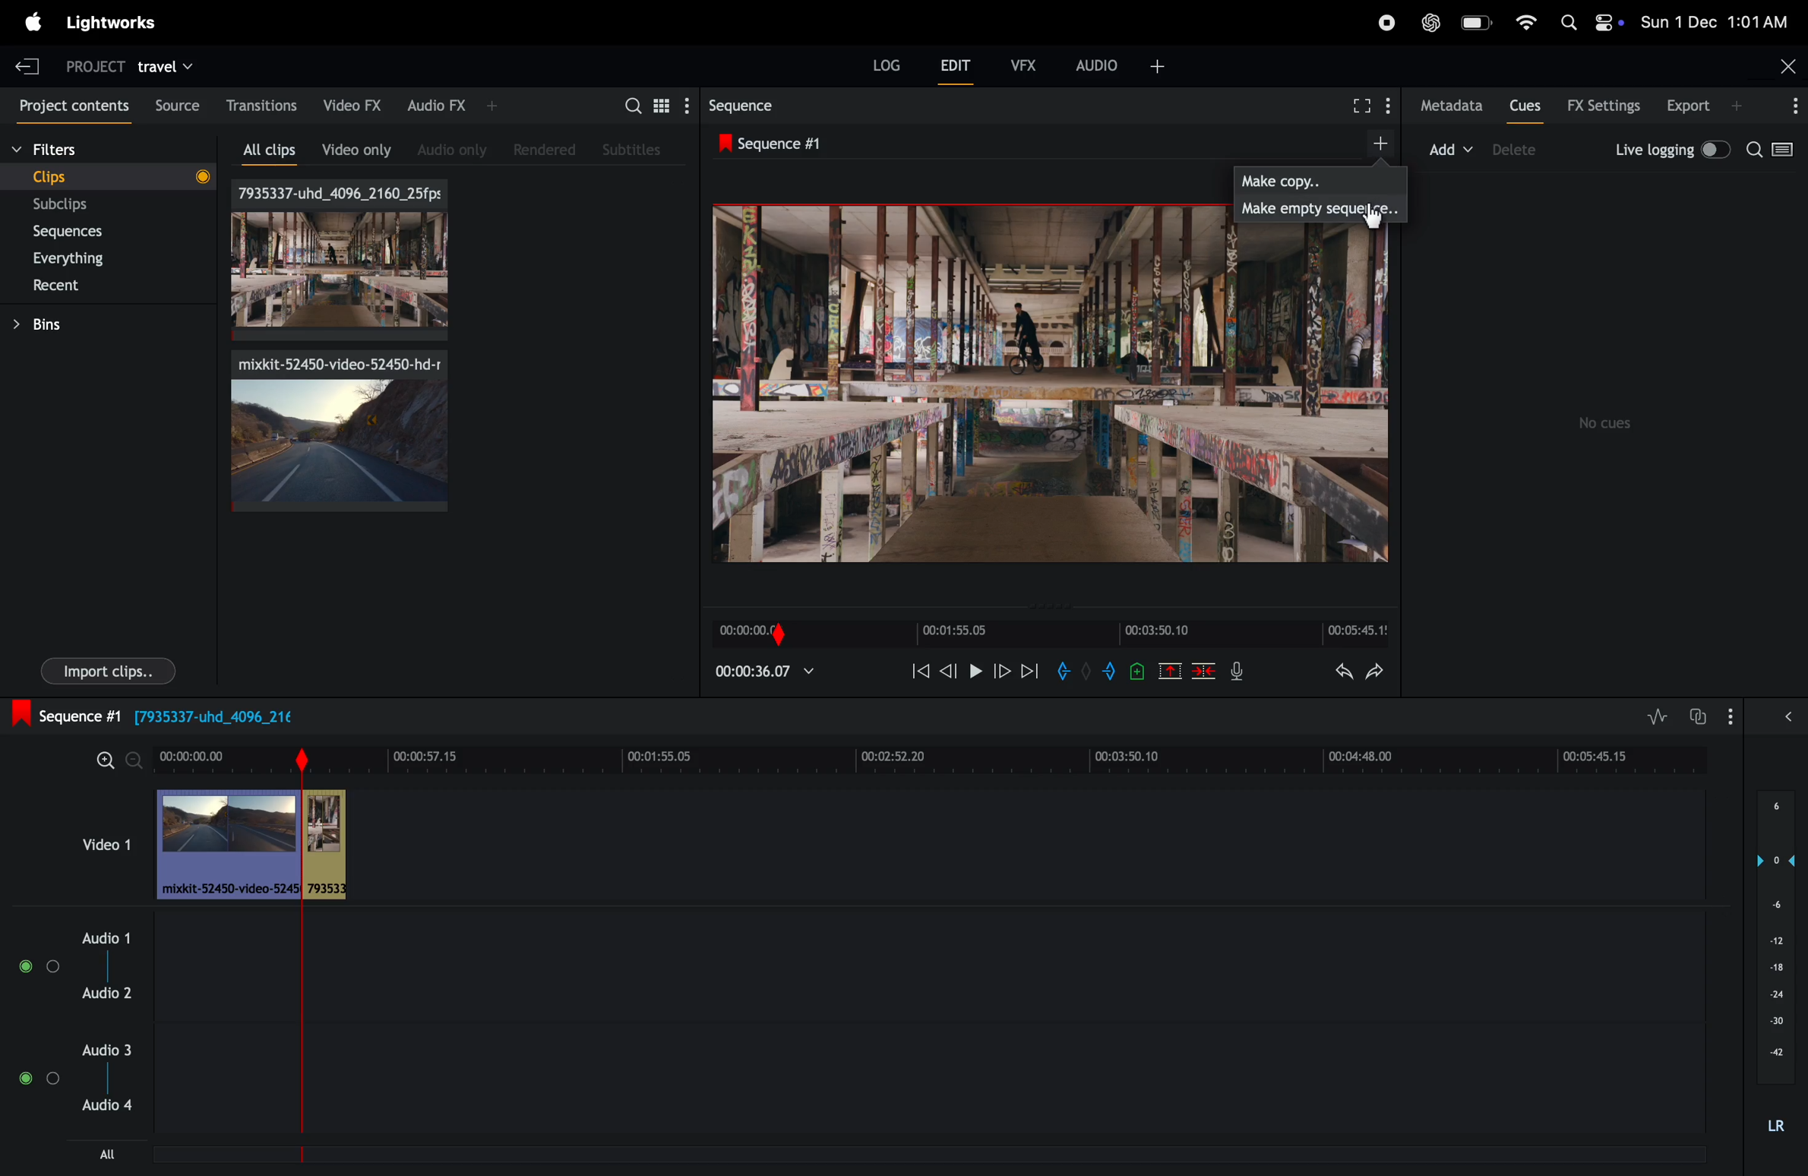 This screenshot has width=1808, height=1176. I want to click on video fx, so click(353, 103).